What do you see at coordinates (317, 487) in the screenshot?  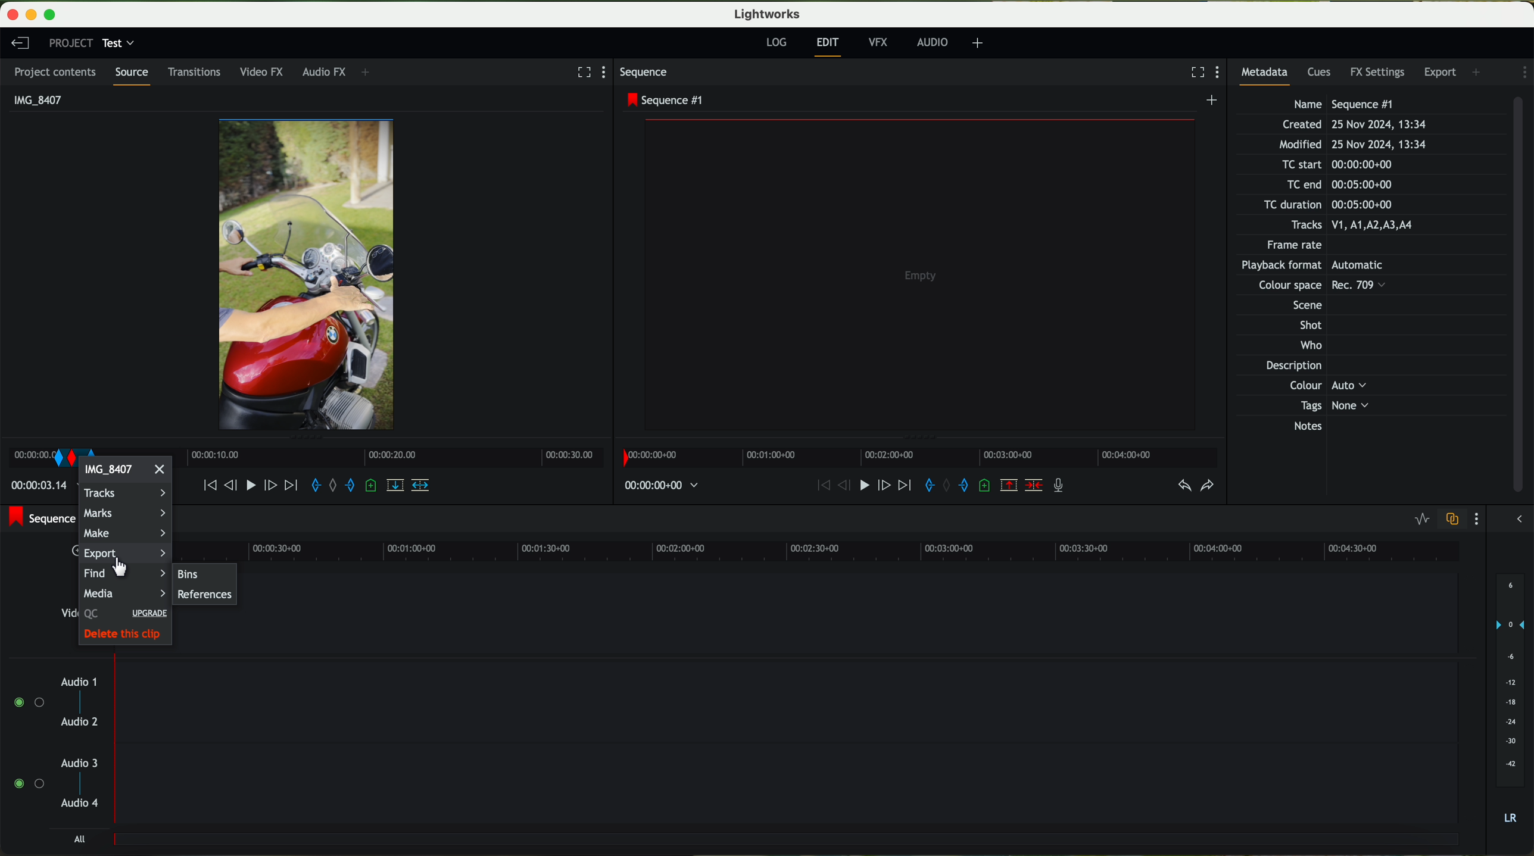 I see `add an in mark` at bounding box center [317, 487].